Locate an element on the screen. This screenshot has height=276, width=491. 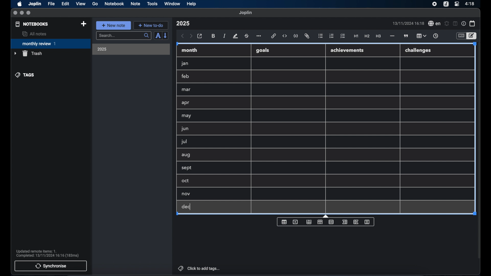
edit is located at coordinates (66, 4).